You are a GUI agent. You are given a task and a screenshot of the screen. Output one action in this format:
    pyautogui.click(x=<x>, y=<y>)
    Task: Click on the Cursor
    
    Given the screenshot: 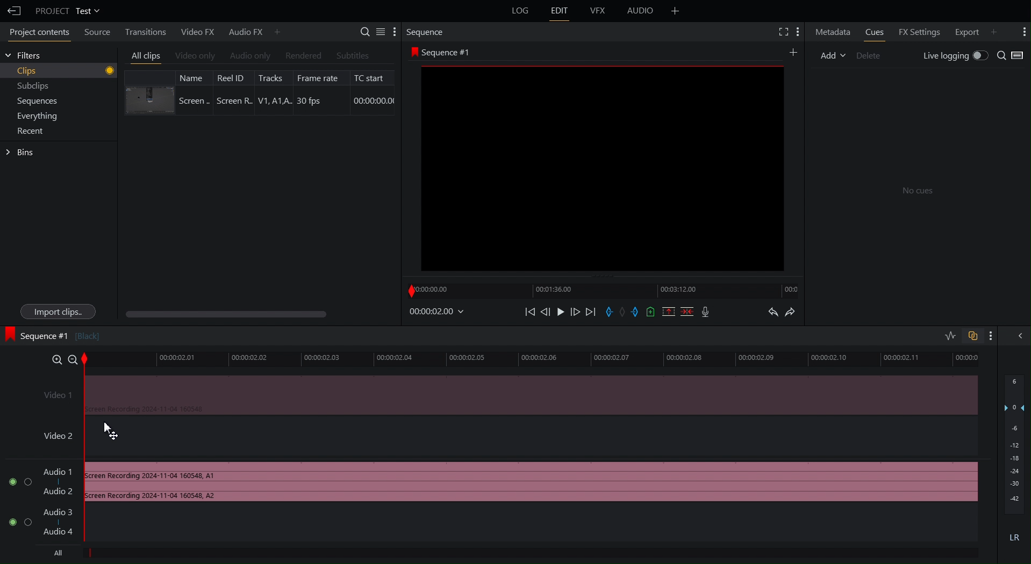 What is the action you would take?
    pyautogui.click(x=112, y=431)
    